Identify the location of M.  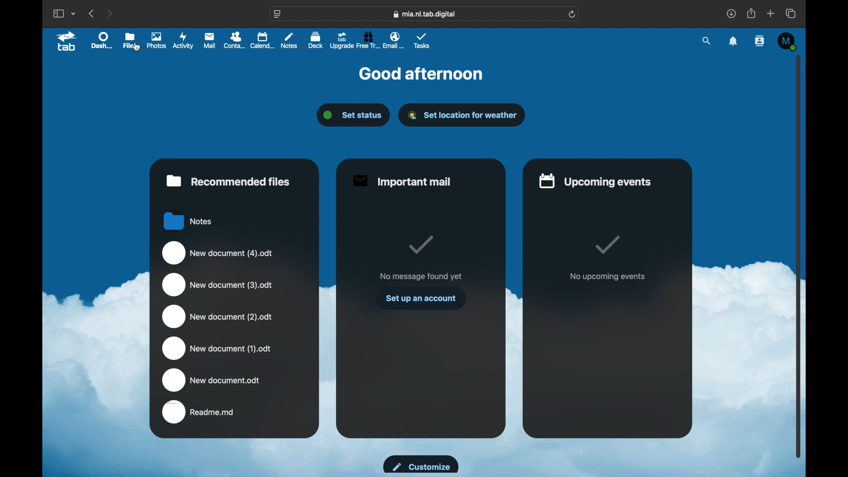
(787, 41).